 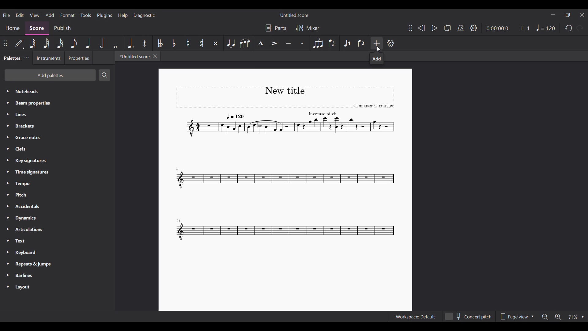 I want to click on Plugins menu, so click(x=104, y=15).